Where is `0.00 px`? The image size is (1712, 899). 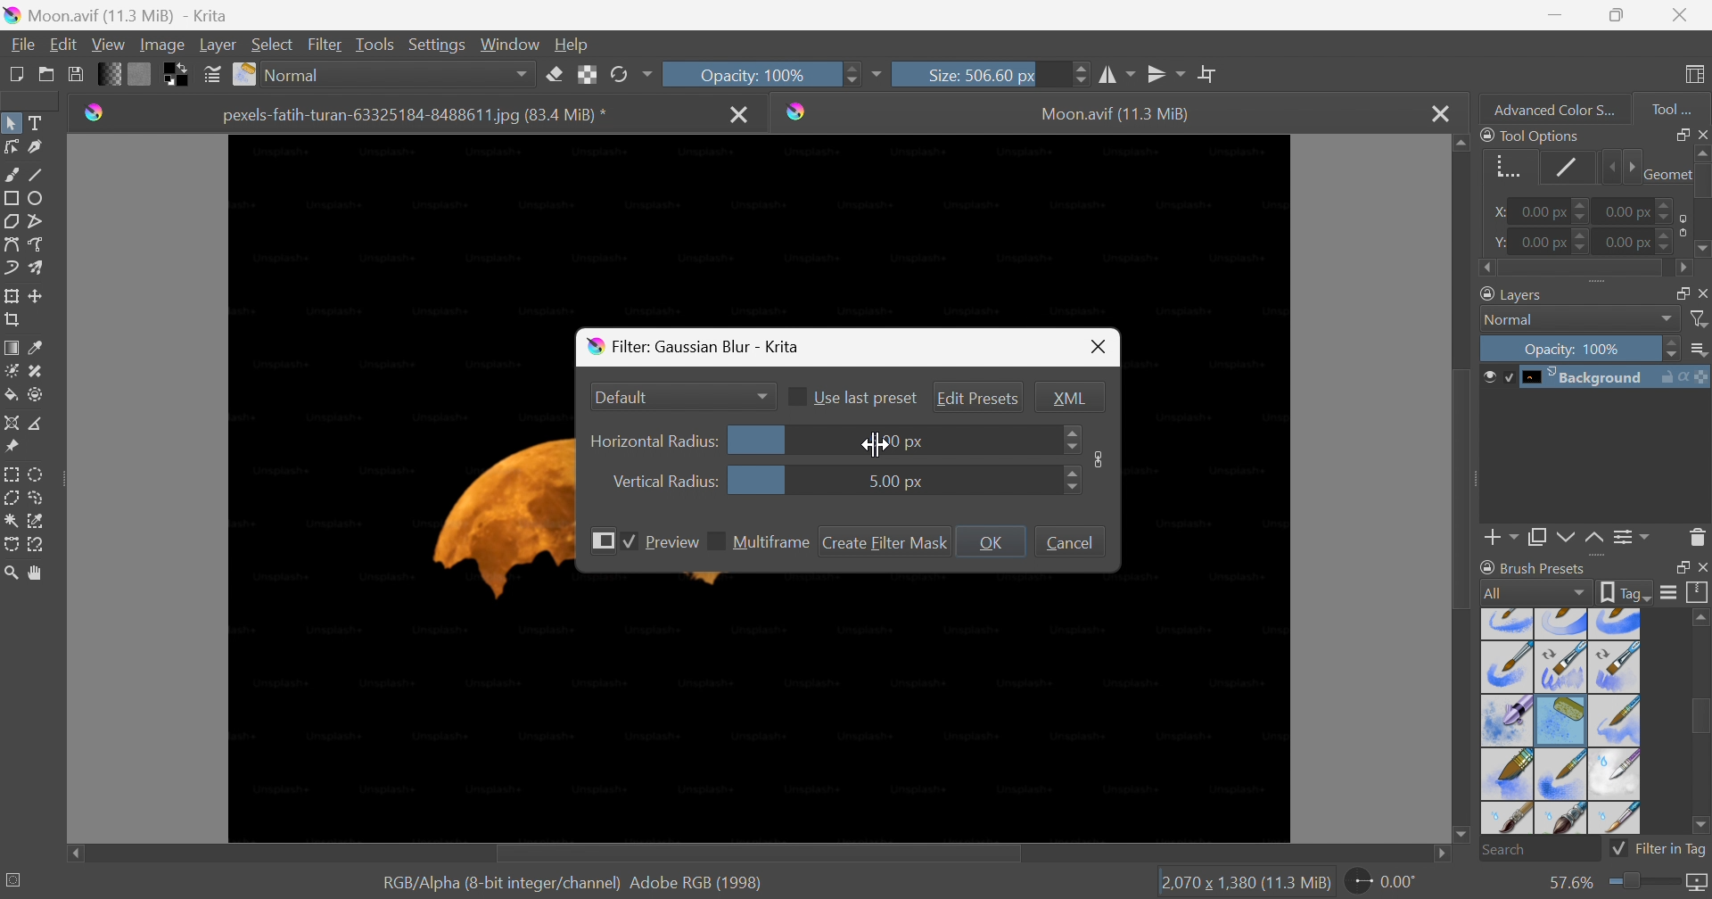
0.00 px is located at coordinates (1641, 209).